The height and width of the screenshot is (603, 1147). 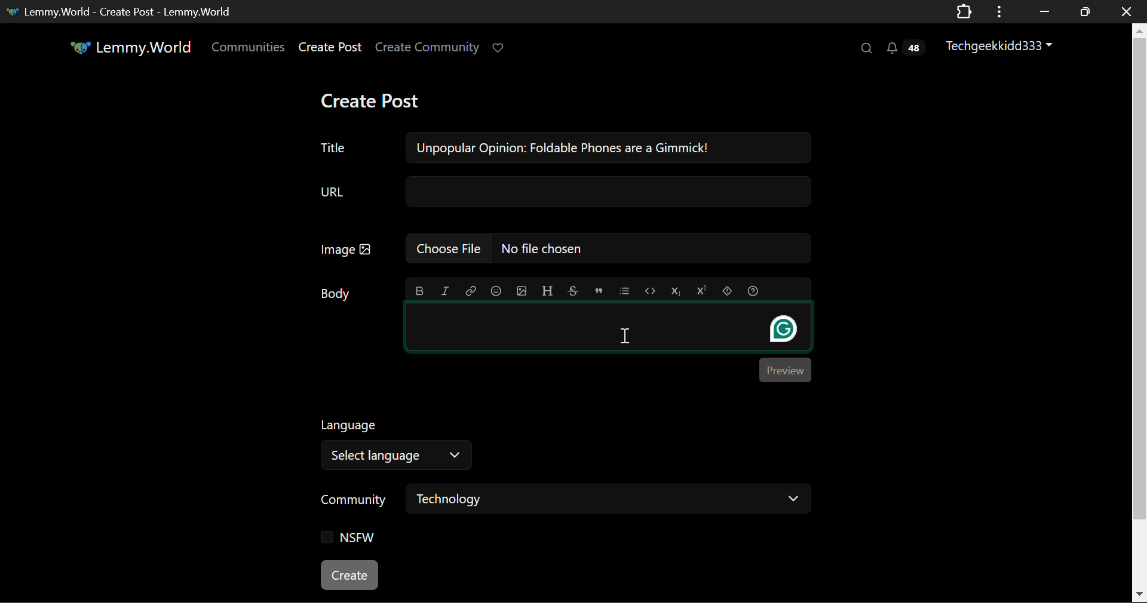 What do you see at coordinates (249, 49) in the screenshot?
I see `Communities` at bounding box center [249, 49].